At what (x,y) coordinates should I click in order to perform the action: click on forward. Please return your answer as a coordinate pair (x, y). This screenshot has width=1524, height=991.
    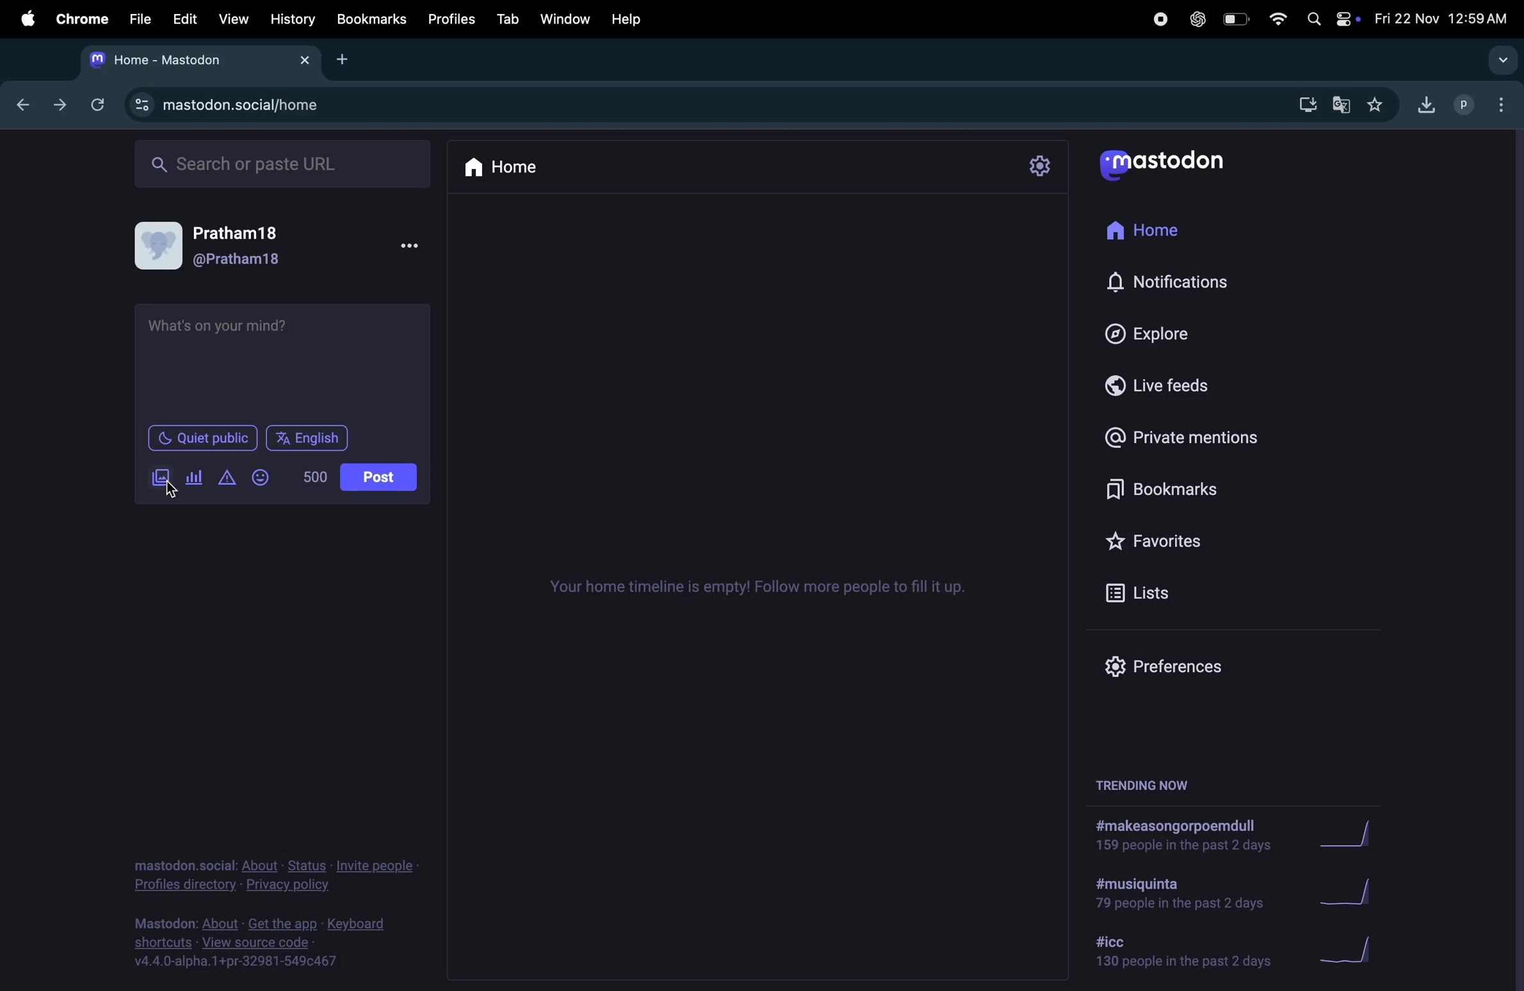
    Looking at the image, I should click on (61, 106).